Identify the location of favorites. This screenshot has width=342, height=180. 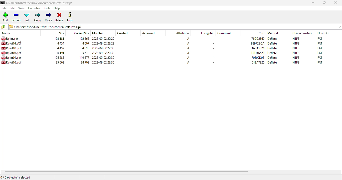
(34, 8).